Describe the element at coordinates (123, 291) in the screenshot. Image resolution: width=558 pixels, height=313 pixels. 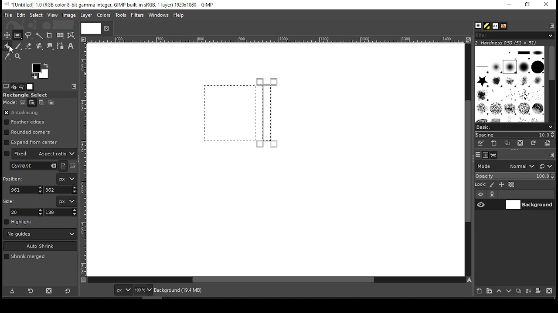
I see `px` at that location.